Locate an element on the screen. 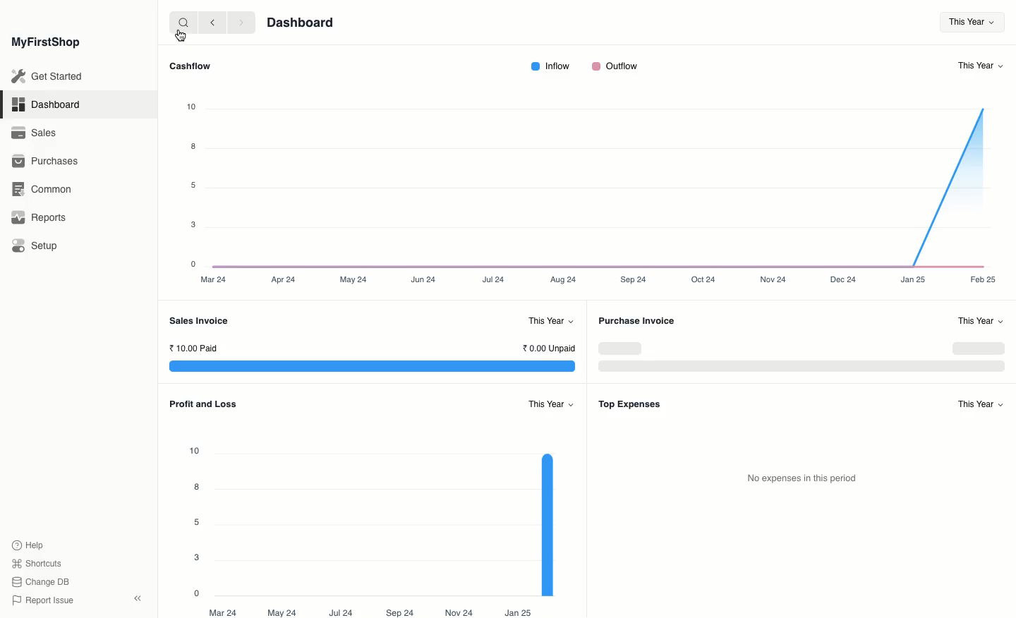  May 24 is located at coordinates (353, 279).